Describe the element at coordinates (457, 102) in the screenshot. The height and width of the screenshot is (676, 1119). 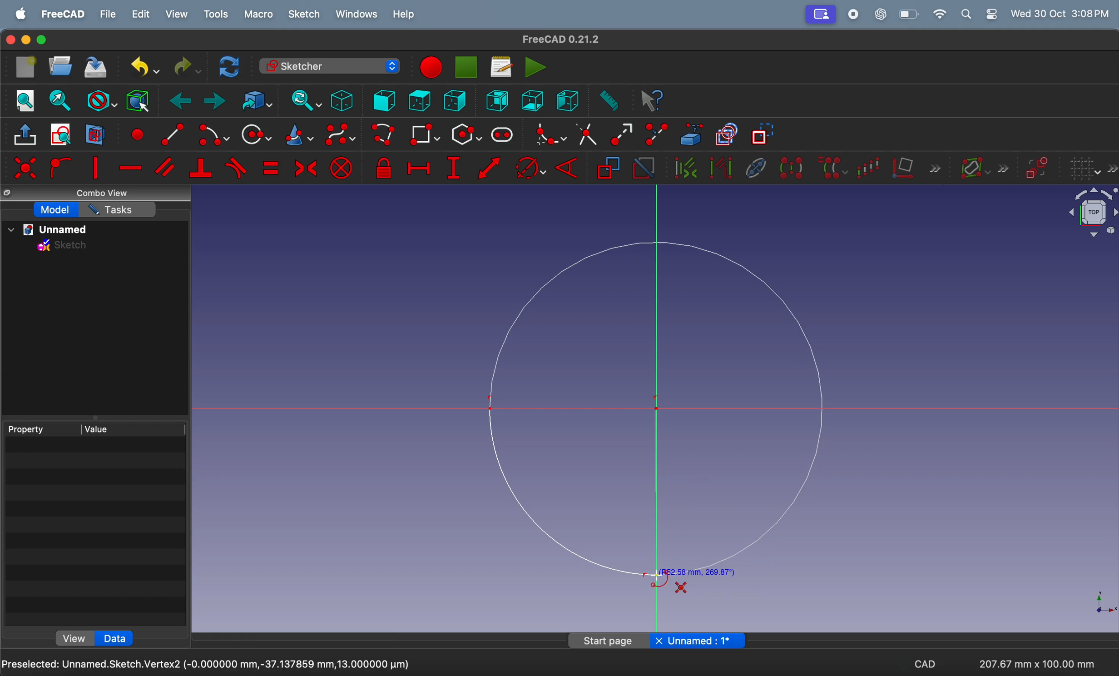
I see `left view` at that location.